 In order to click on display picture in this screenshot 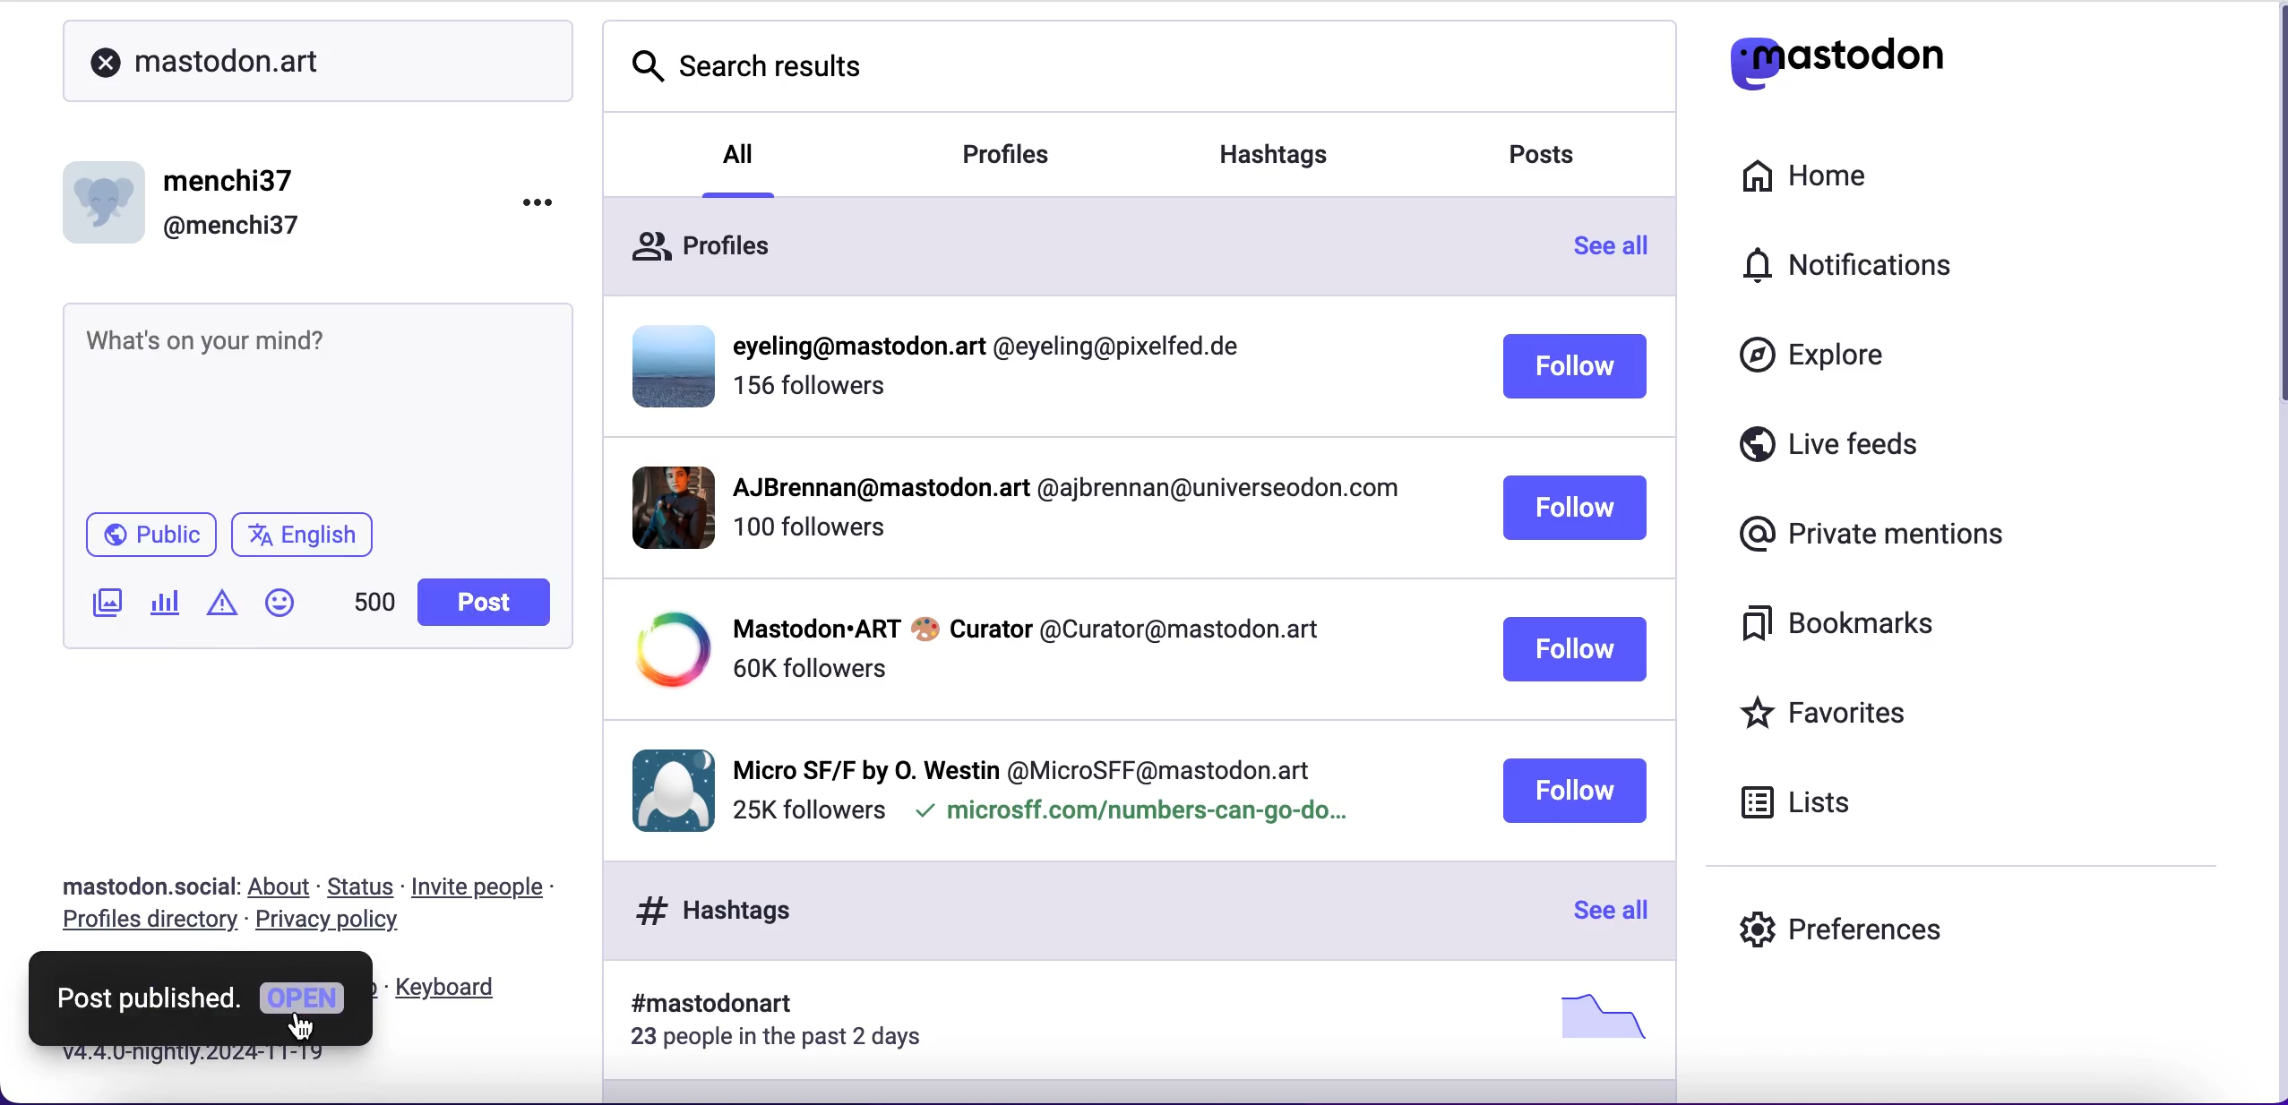, I will do `click(658, 506)`.